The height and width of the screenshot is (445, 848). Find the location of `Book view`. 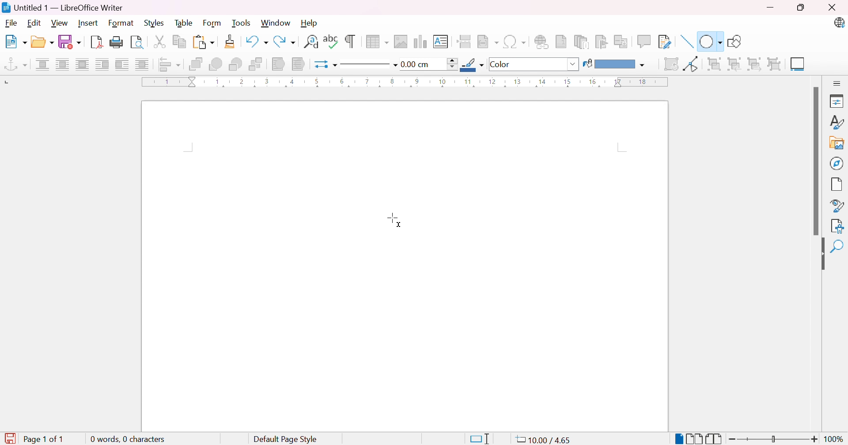

Book view is located at coordinates (714, 439).